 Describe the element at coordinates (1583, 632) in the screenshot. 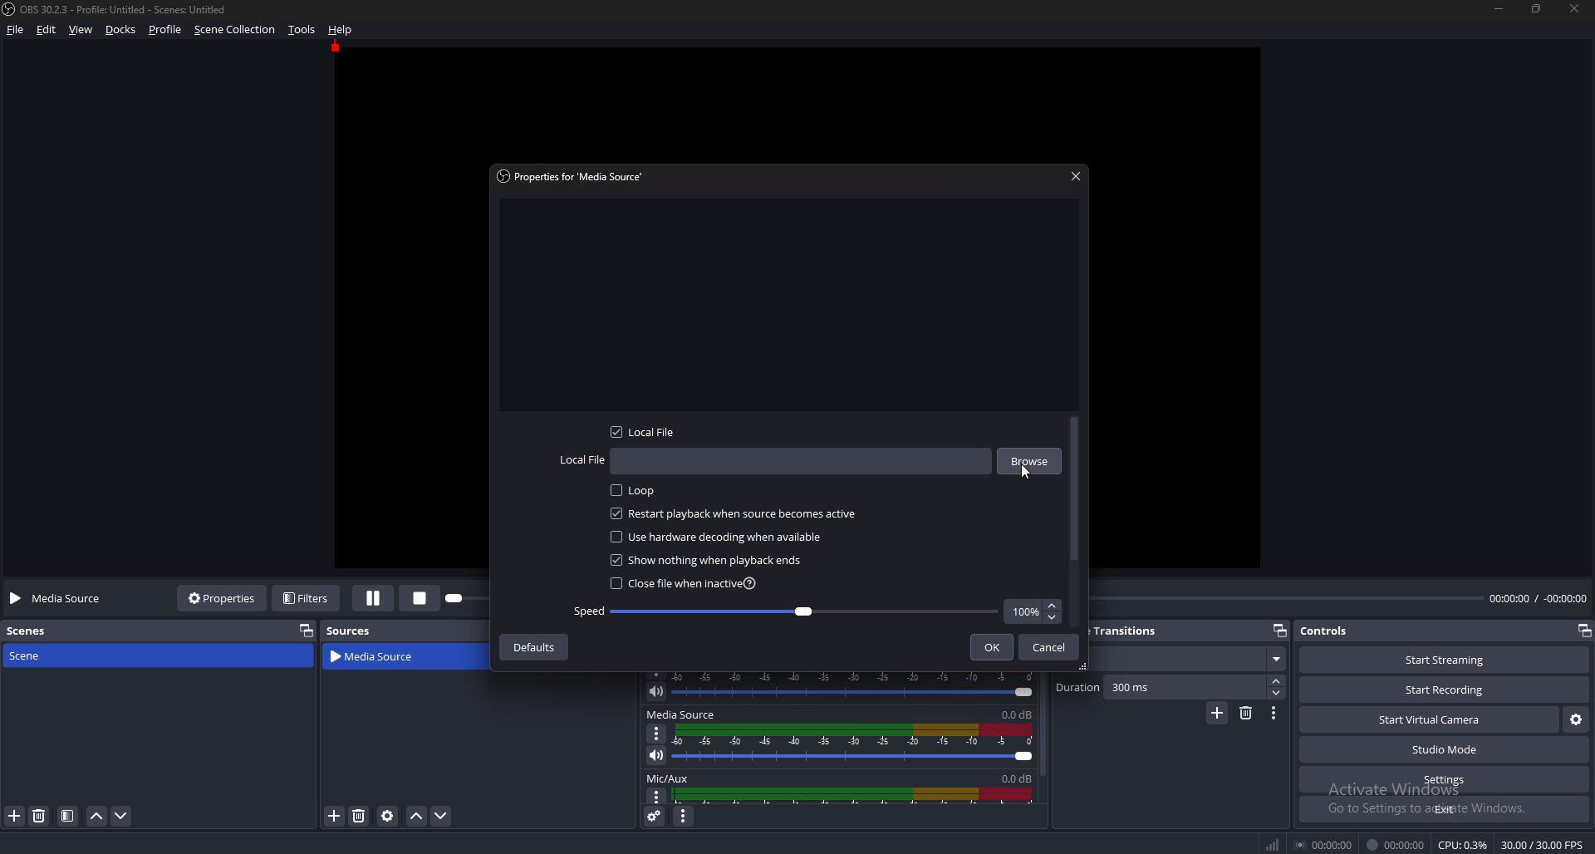

I see `pop out` at that location.